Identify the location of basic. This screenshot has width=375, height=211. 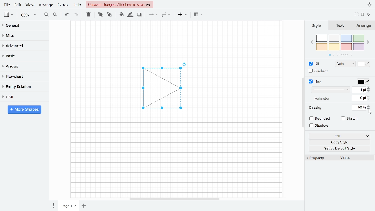
(22, 55).